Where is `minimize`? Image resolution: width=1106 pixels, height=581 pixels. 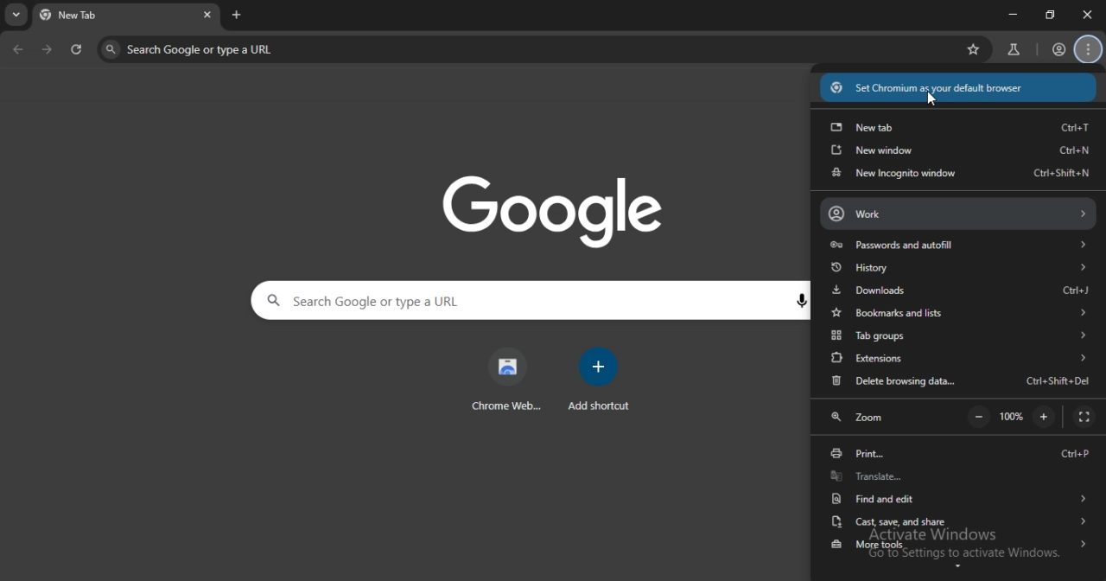
minimize is located at coordinates (1014, 14).